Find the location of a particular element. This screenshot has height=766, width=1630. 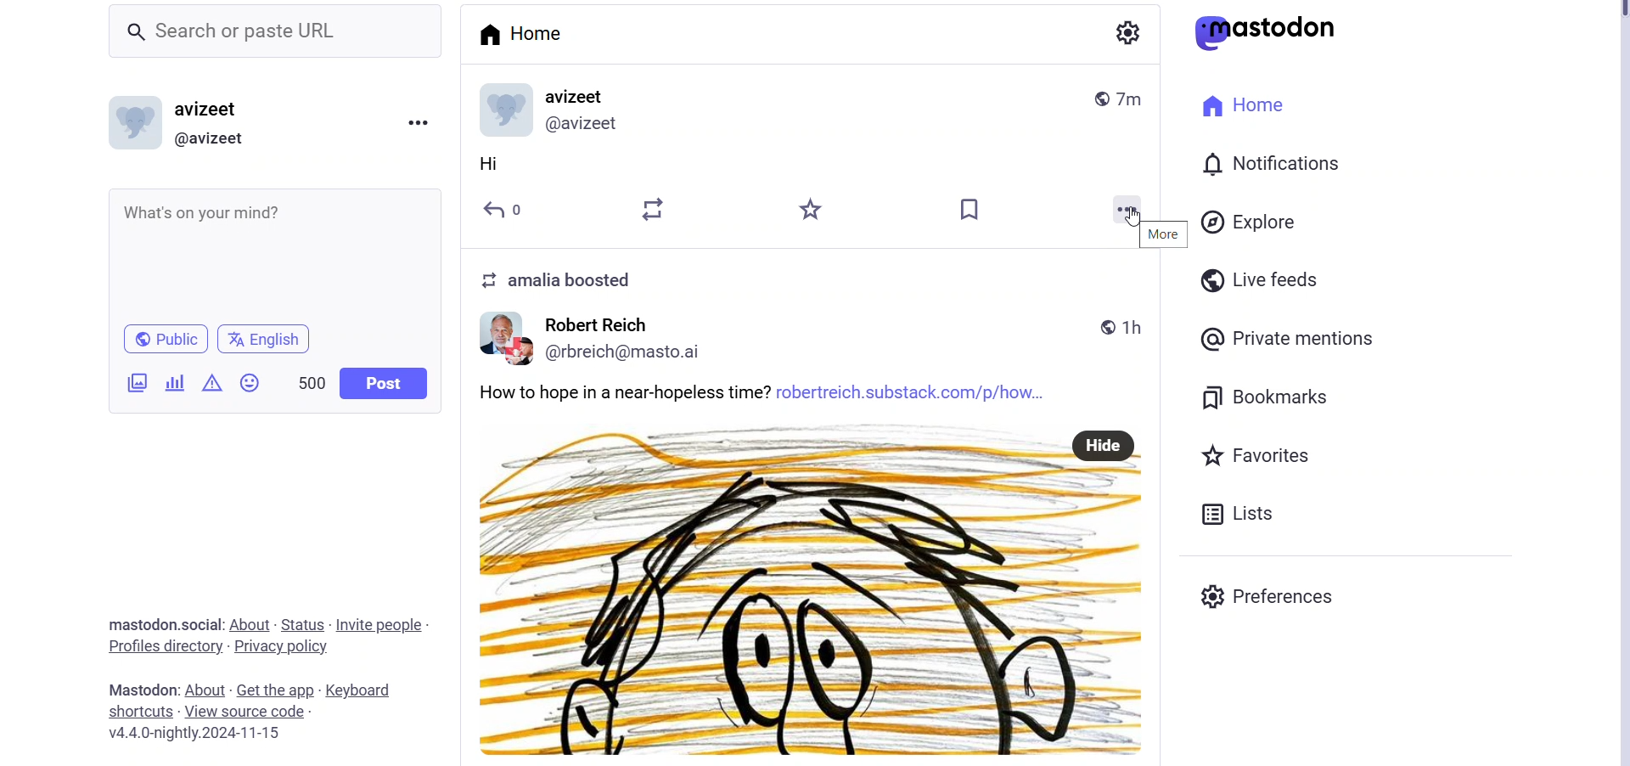

Bookmarks is located at coordinates (970, 211).